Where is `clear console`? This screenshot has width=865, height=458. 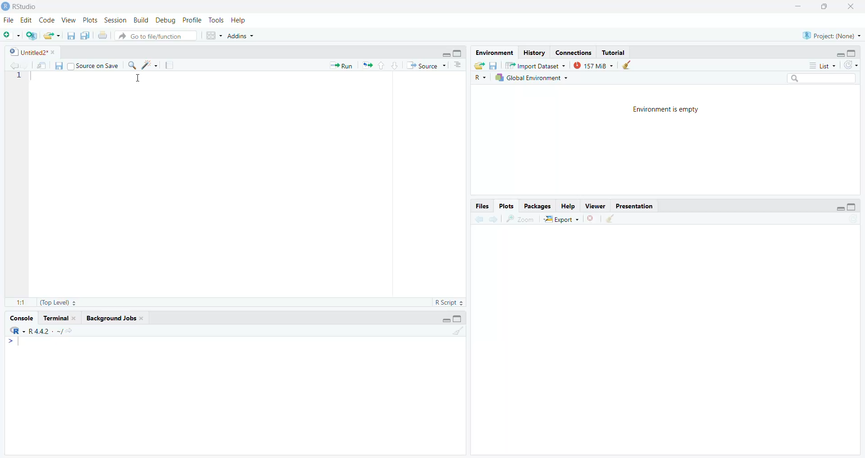
clear console is located at coordinates (458, 332).